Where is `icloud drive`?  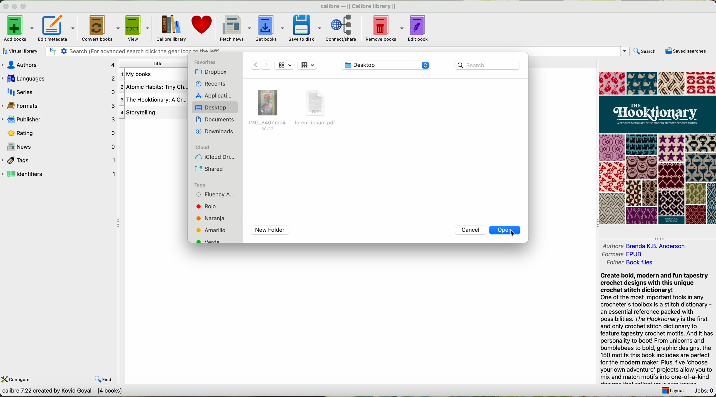 icloud drive is located at coordinates (217, 159).